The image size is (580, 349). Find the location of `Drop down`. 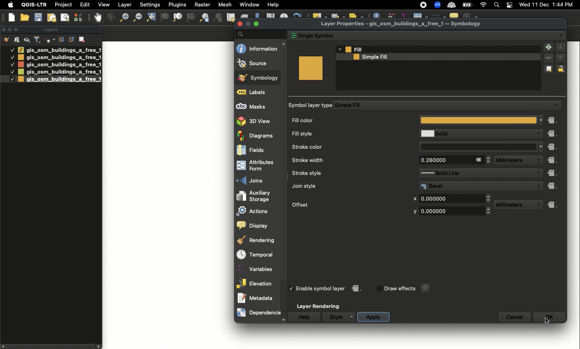

Drop down is located at coordinates (541, 120).